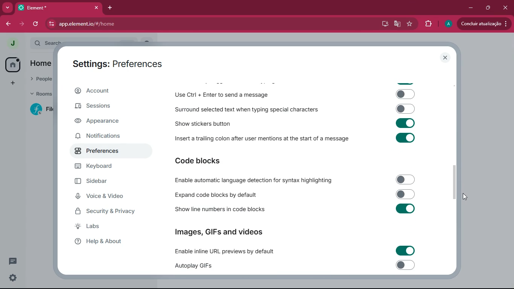  Describe the element at coordinates (23, 24) in the screenshot. I see `forward` at that location.